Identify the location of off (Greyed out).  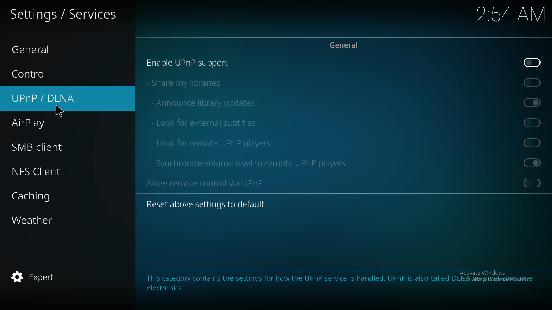
(534, 143).